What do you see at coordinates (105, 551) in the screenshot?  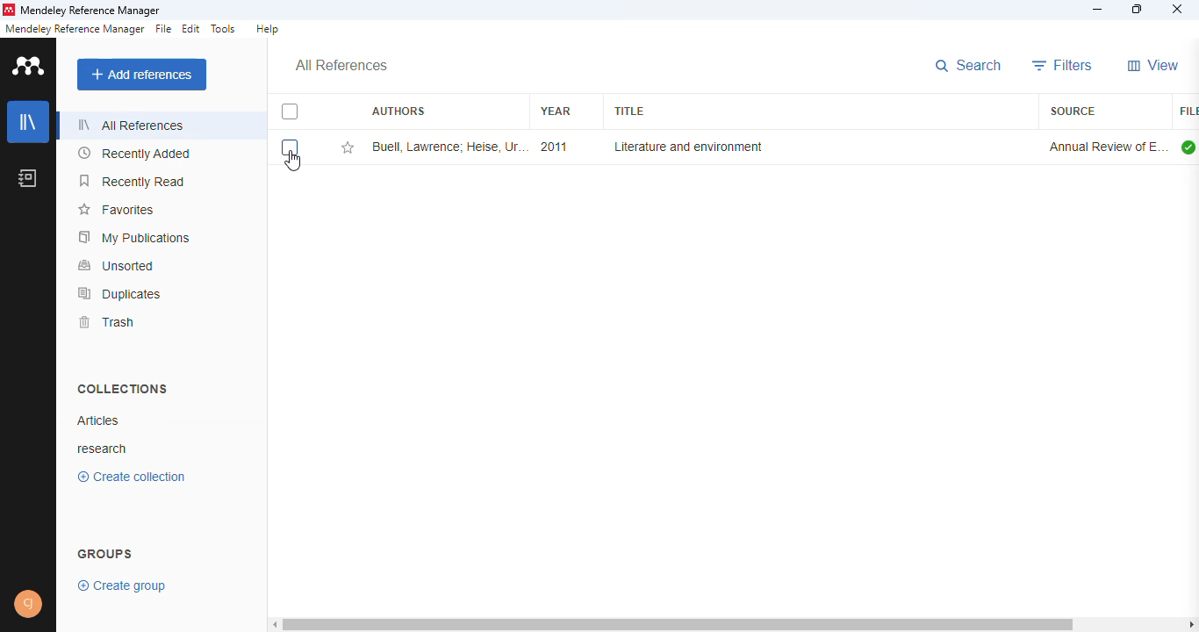 I see `groups` at bounding box center [105, 551].